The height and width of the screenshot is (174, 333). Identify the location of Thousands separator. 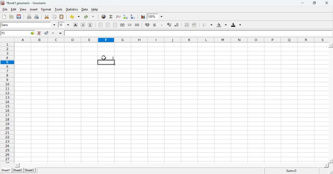
(161, 24).